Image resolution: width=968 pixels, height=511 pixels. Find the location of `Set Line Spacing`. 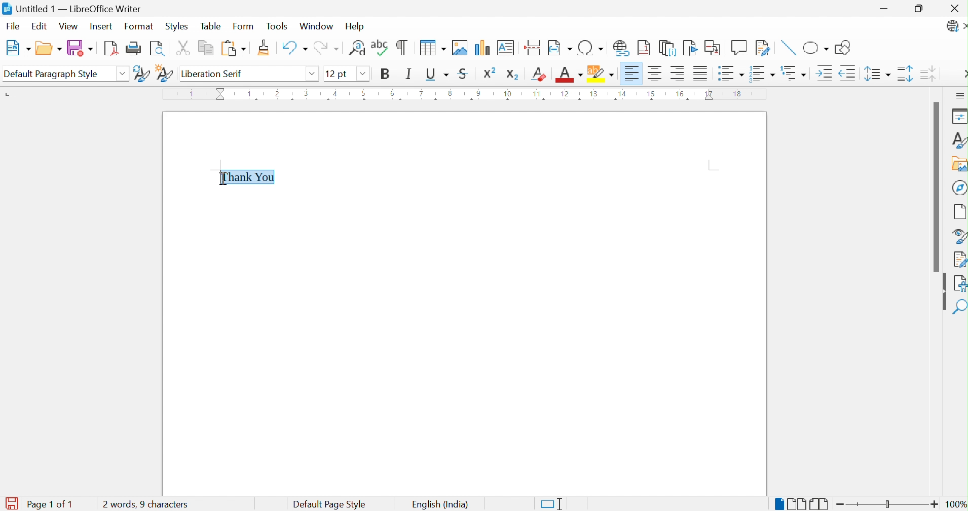

Set Line Spacing is located at coordinates (877, 75).